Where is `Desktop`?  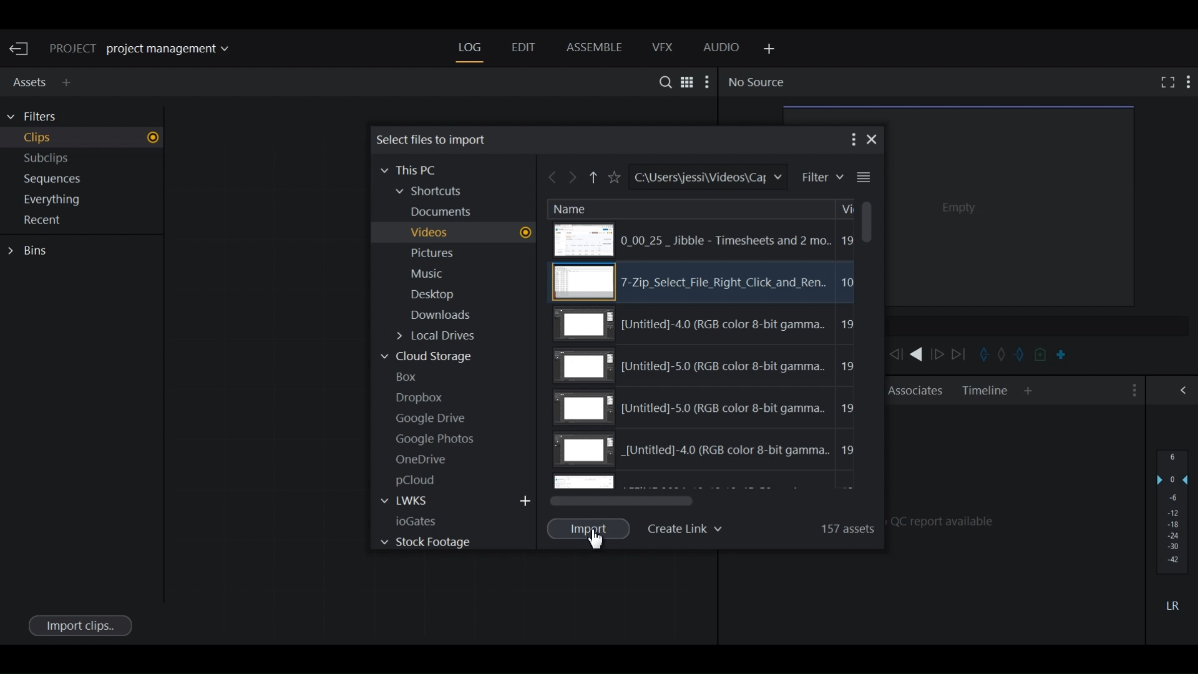
Desktop is located at coordinates (439, 295).